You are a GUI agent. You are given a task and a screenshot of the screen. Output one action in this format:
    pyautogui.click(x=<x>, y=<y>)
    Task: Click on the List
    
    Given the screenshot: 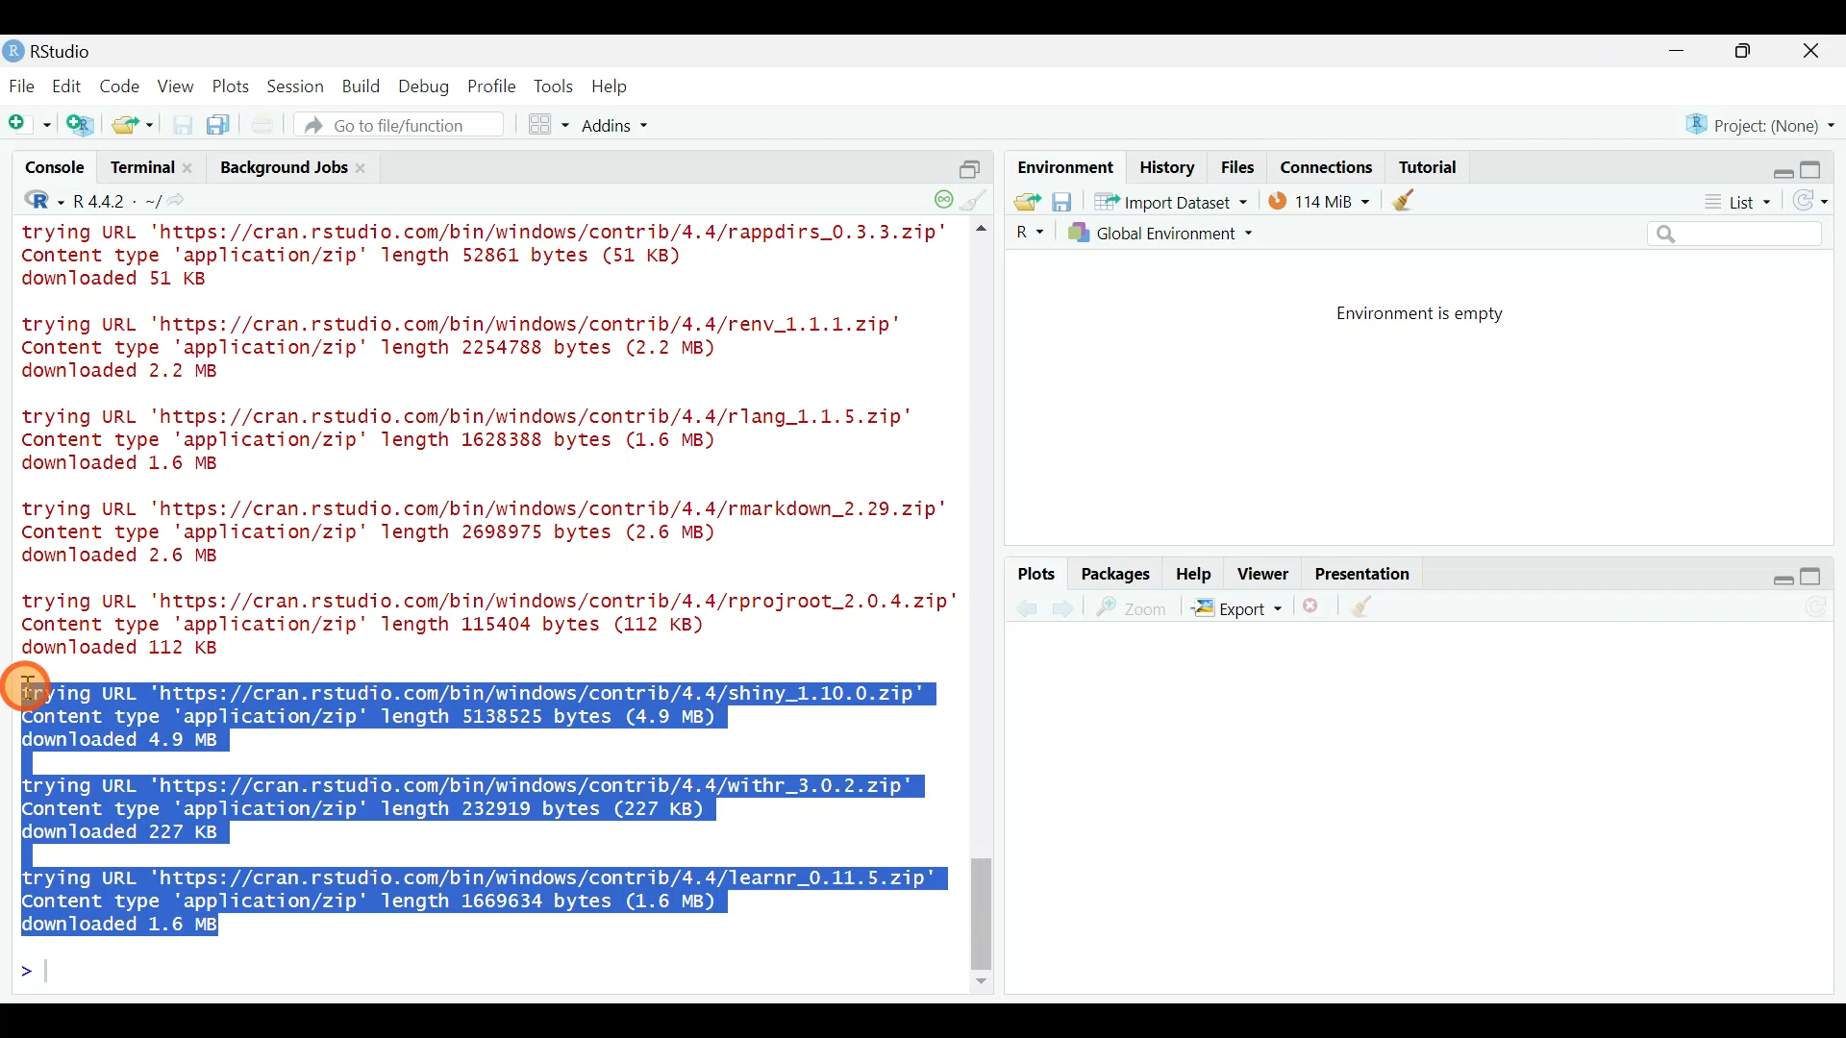 What is the action you would take?
    pyautogui.click(x=1735, y=203)
    